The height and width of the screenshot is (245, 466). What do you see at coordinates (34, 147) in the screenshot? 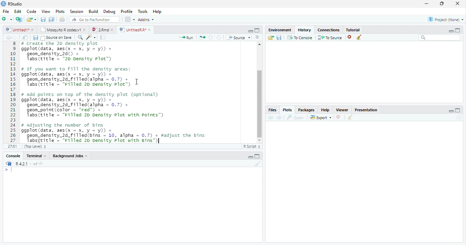
I see `(Top Level)` at bounding box center [34, 147].